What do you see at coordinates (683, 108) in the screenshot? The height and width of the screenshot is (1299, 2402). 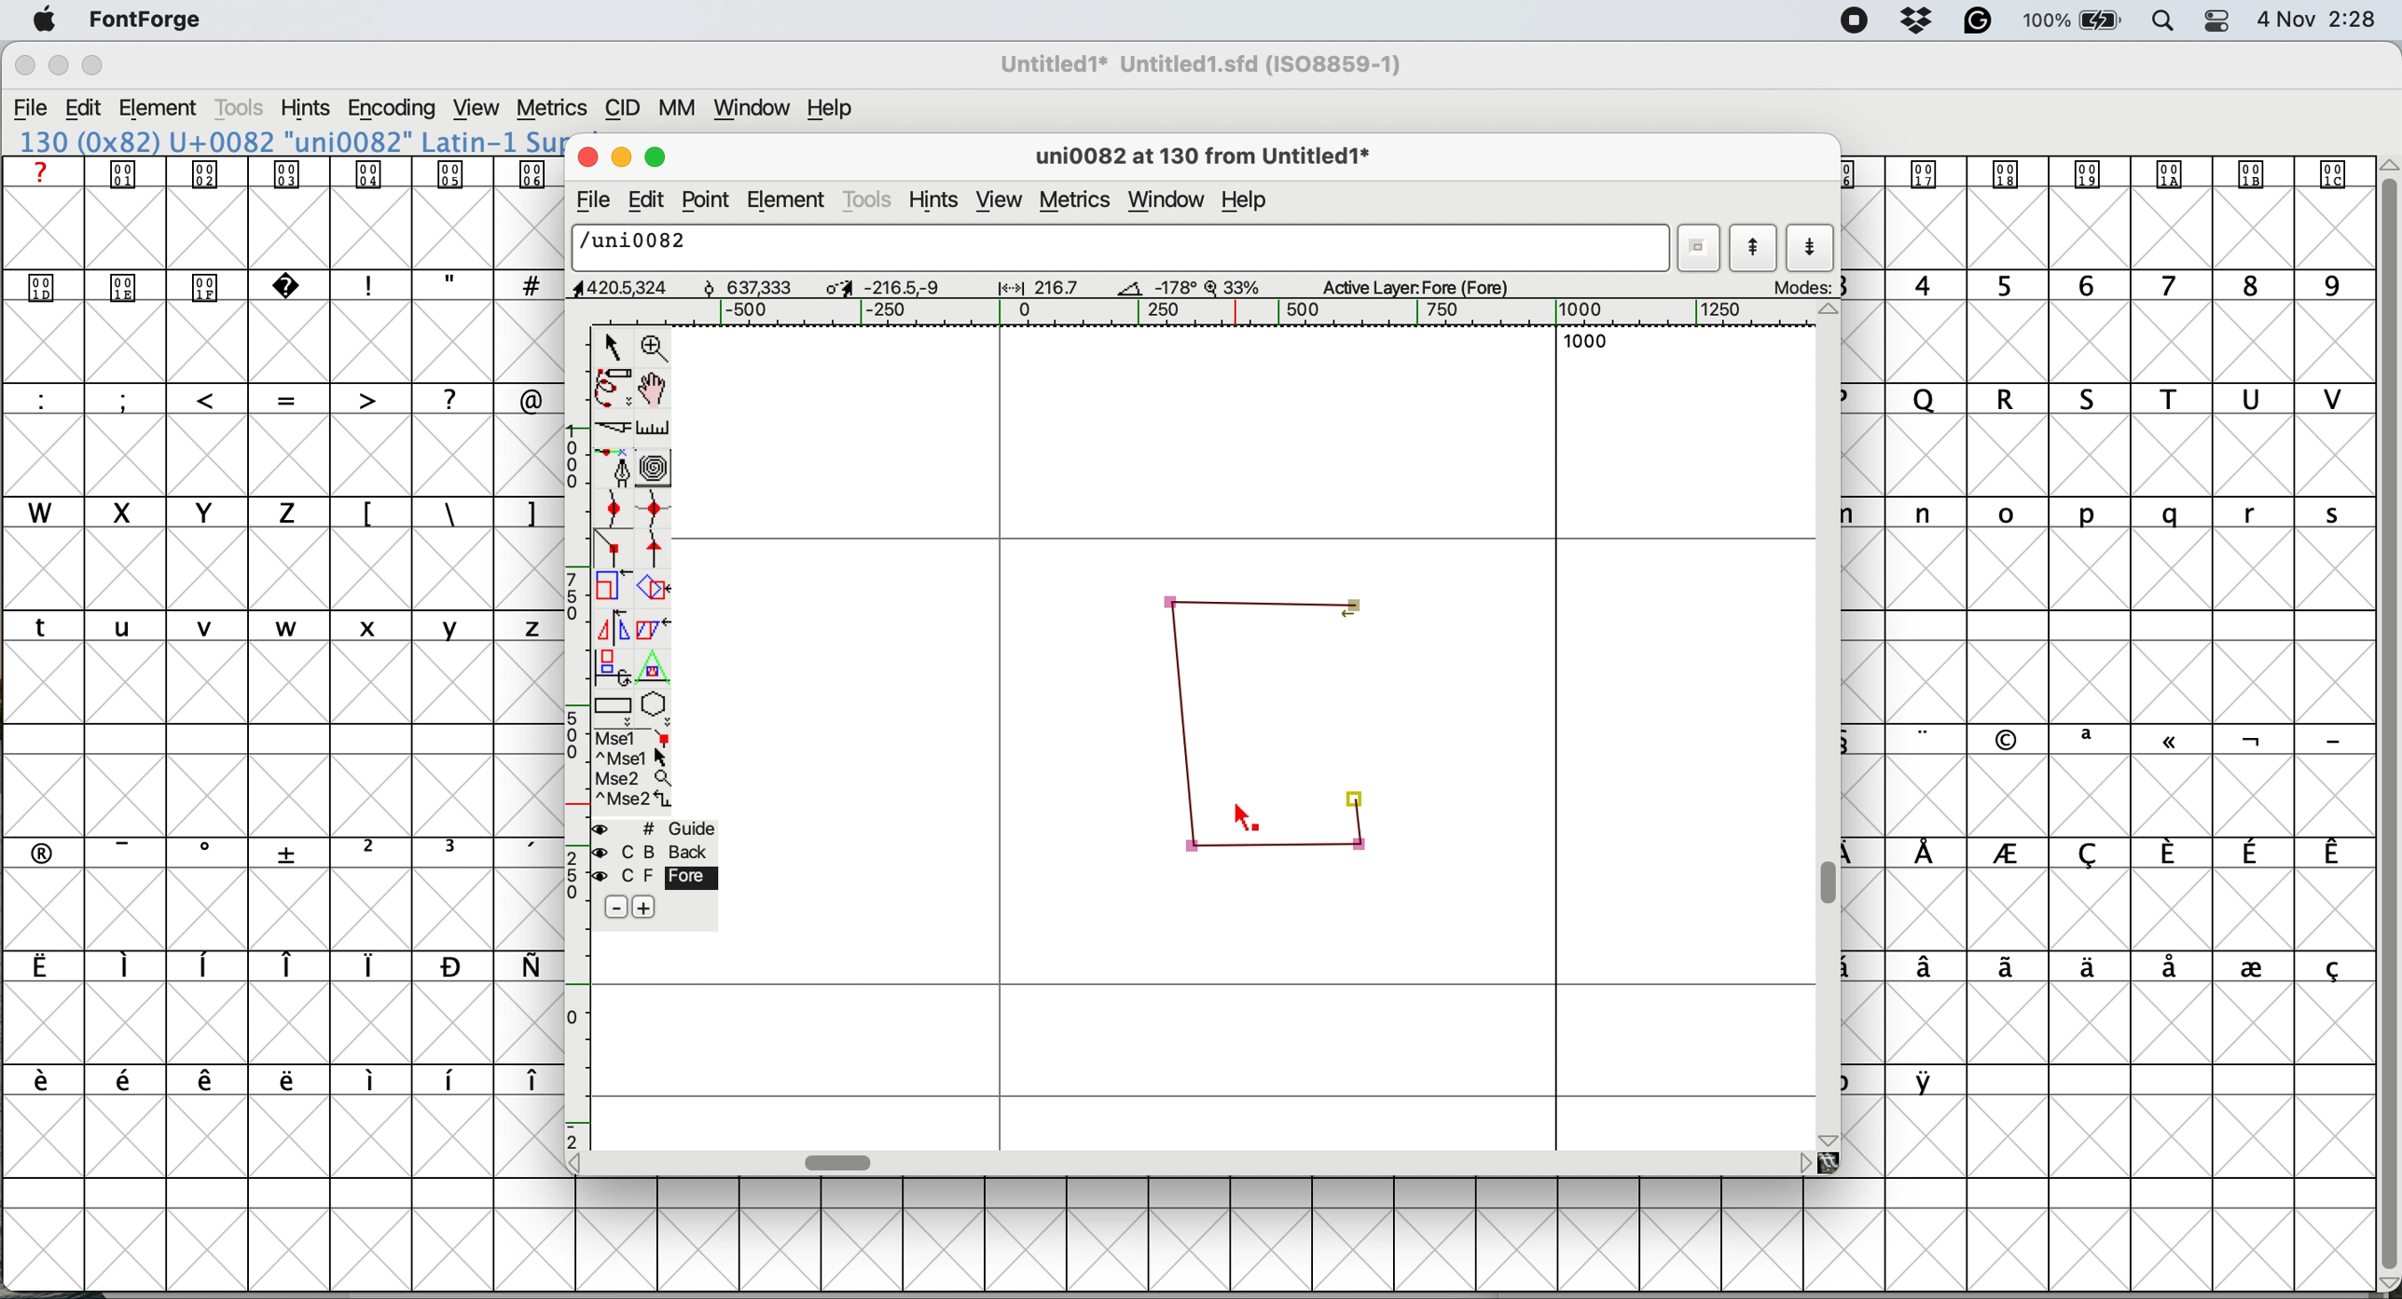 I see `mm` at bounding box center [683, 108].